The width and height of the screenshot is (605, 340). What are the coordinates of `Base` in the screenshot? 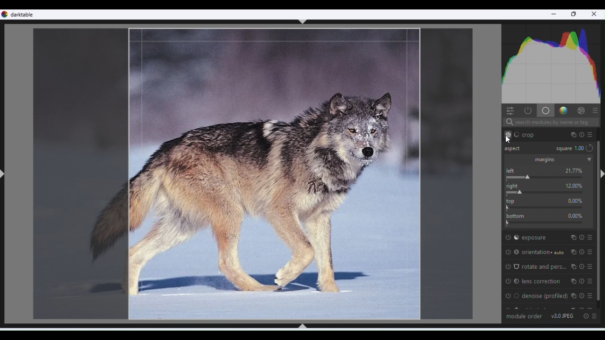 It's located at (545, 110).